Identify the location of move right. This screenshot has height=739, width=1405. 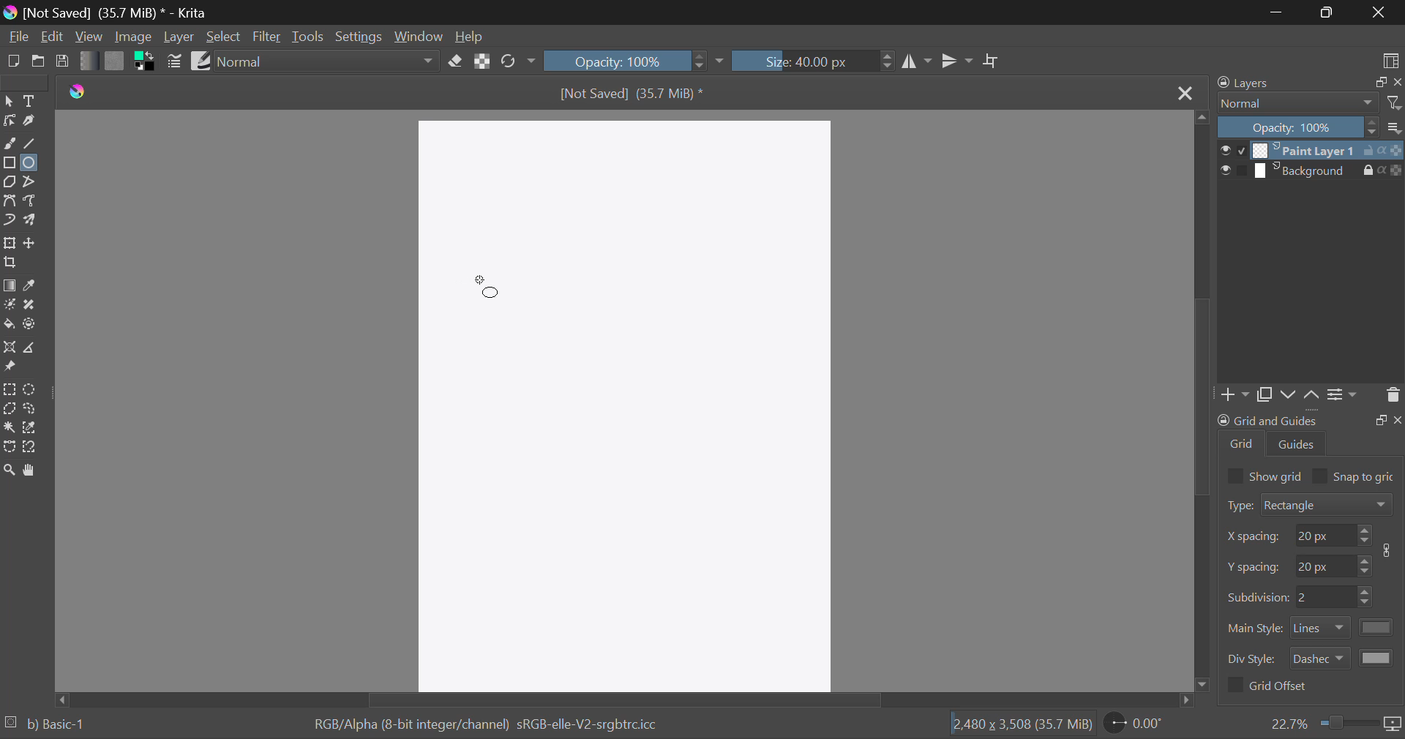
(1188, 700).